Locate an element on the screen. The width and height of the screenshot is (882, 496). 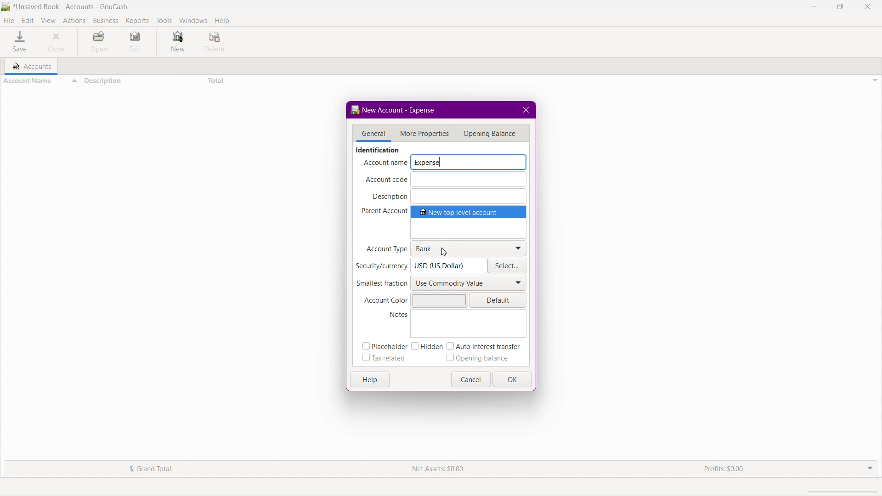
Account Code is located at coordinates (446, 180).